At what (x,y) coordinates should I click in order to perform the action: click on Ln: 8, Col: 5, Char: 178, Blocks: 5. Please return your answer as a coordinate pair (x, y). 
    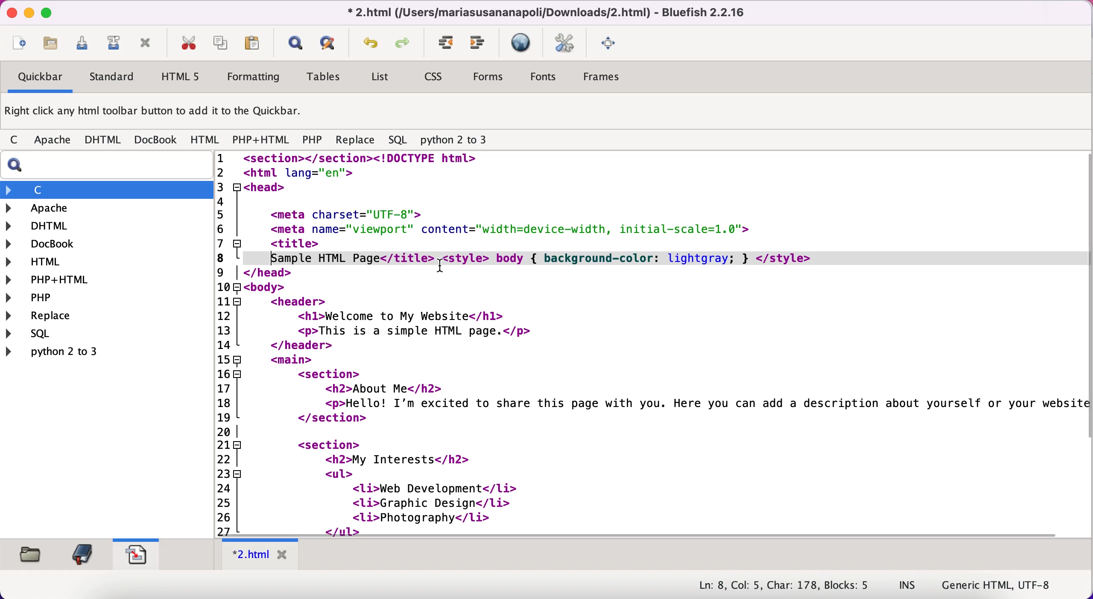
    Looking at the image, I should click on (785, 586).